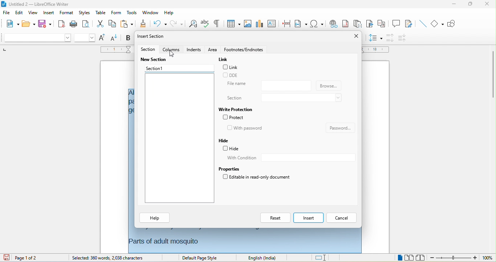 The height and width of the screenshot is (262, 496). I want to click on image, so click(248, 23).